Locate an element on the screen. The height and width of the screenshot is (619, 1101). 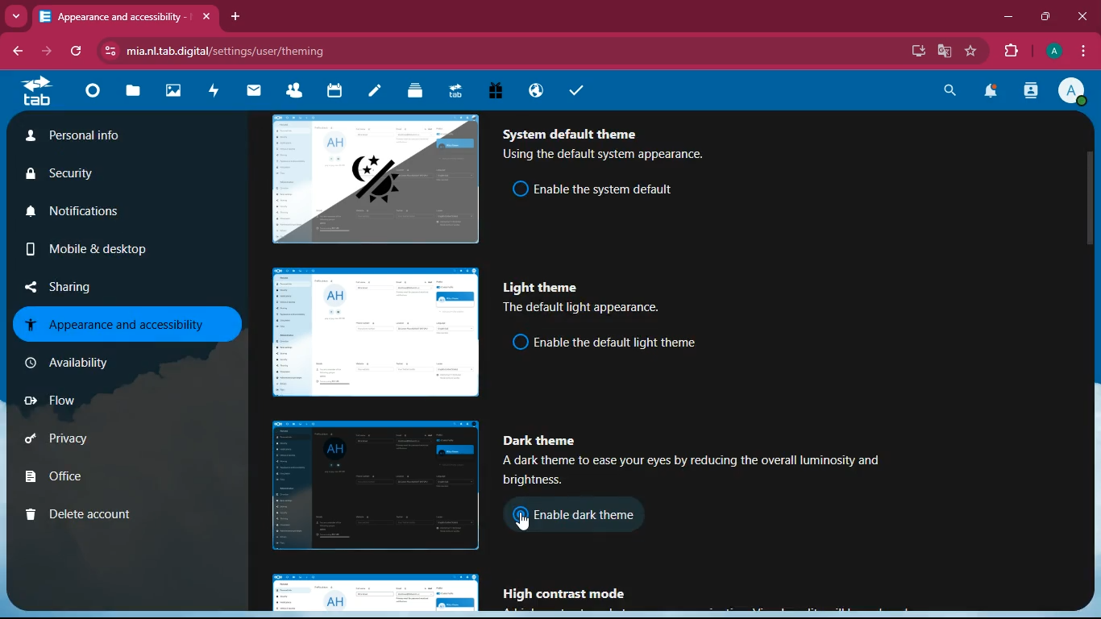
refresh is located at coordinates (77, 52).